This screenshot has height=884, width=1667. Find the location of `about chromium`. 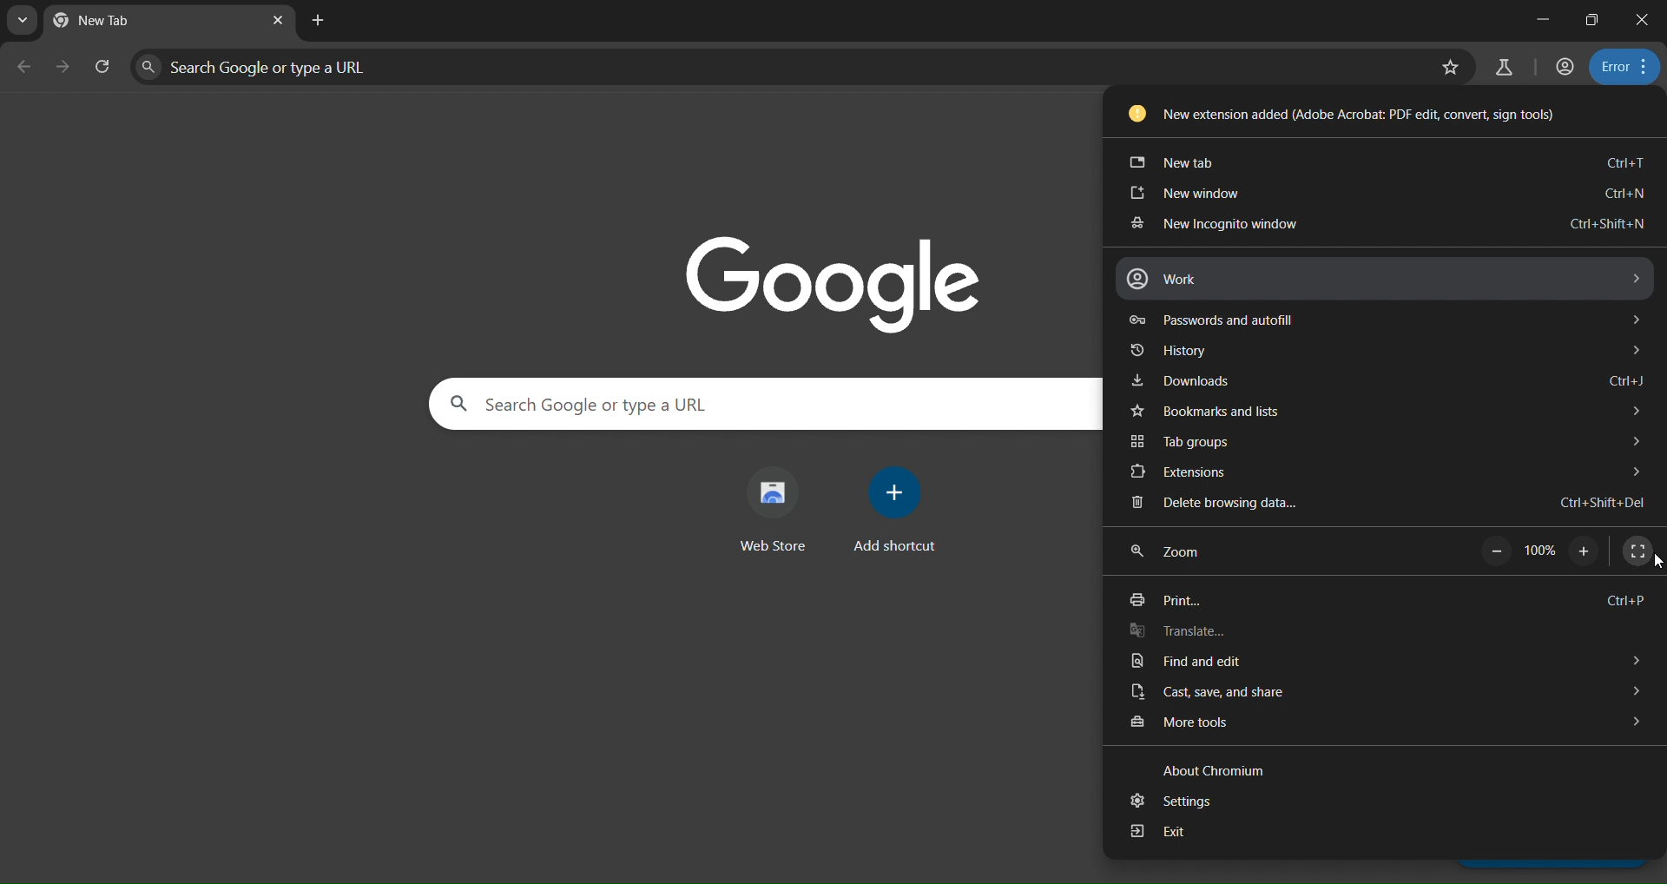

about chromium is located at coordinates (1214, 769).